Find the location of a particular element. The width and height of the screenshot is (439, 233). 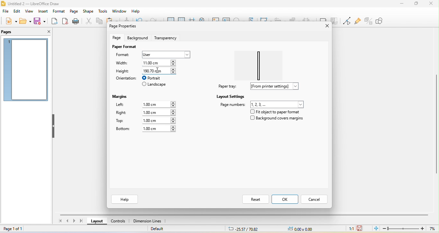

25.57/70.82 is located at coordinates (243, 229).